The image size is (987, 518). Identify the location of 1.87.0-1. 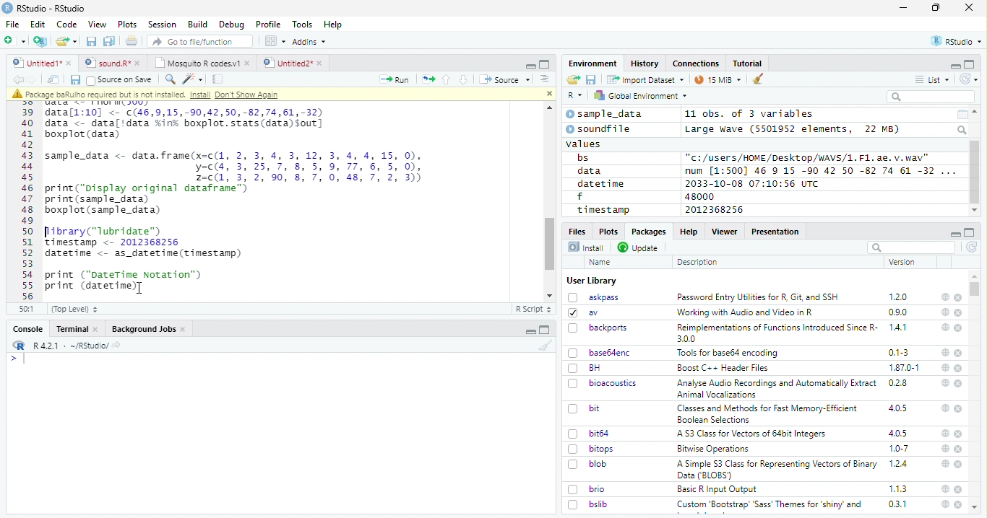
(904, 368).